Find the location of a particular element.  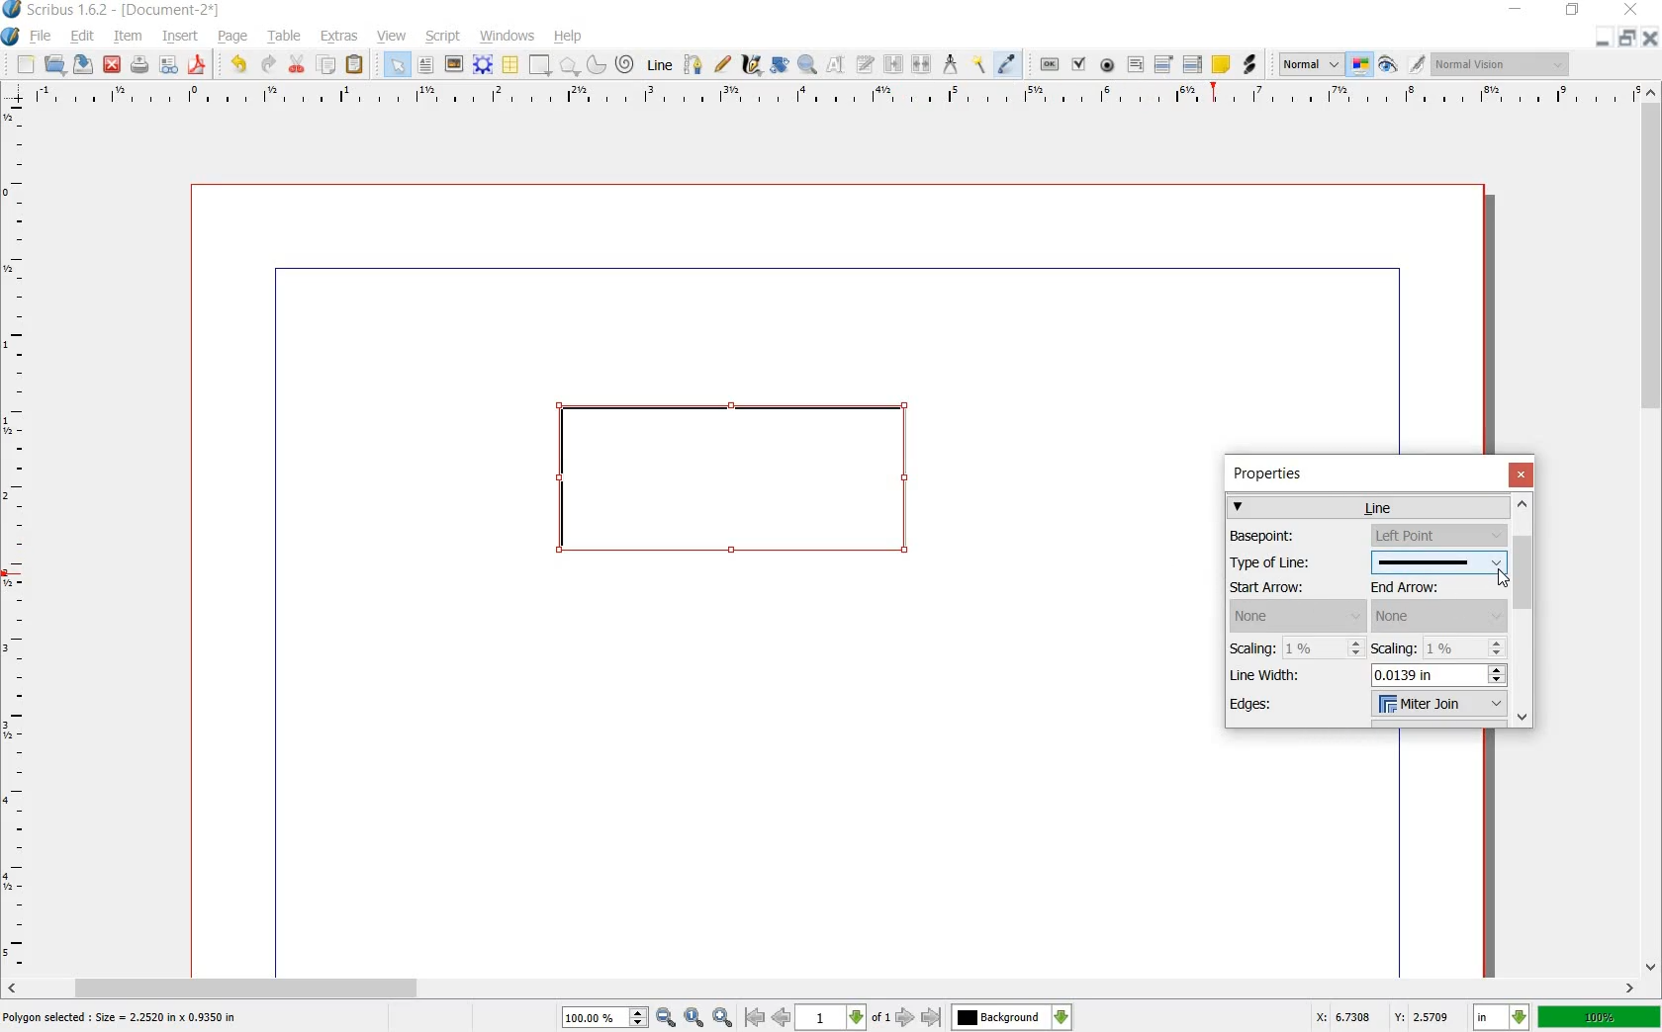

Edges: is located at coordinates (1278, 707).